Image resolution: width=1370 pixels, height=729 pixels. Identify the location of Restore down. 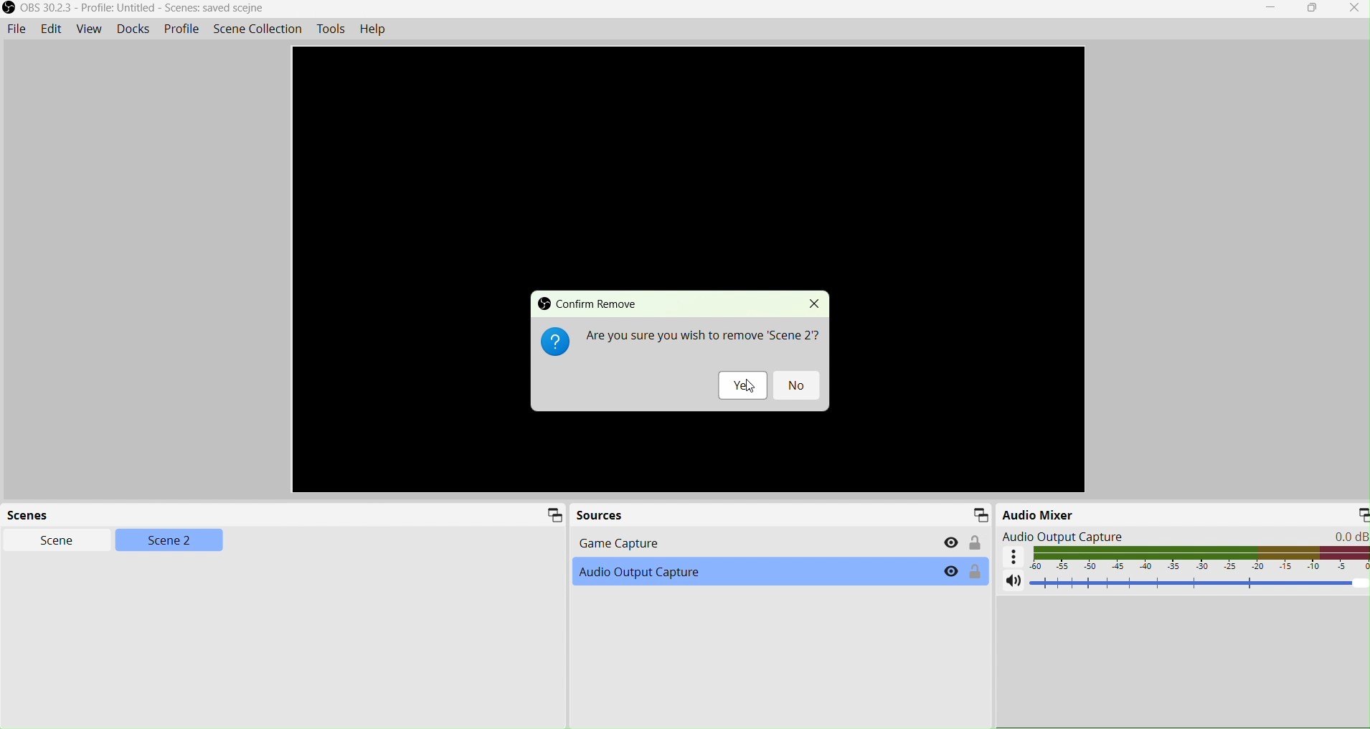
(1310, 9).